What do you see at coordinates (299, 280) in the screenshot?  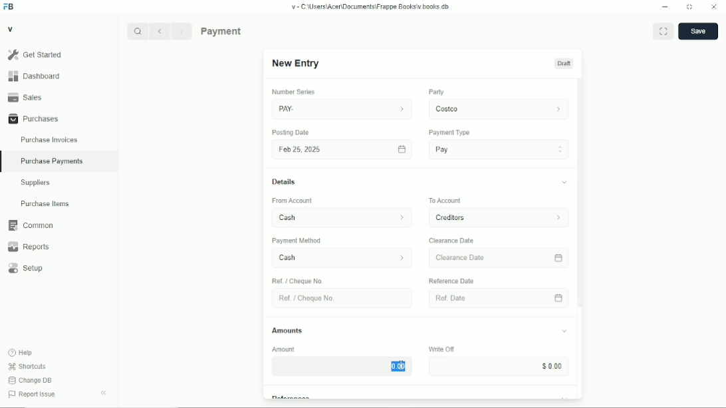 I see `Ref / Cheque No.` at bounding box center [299, 280].